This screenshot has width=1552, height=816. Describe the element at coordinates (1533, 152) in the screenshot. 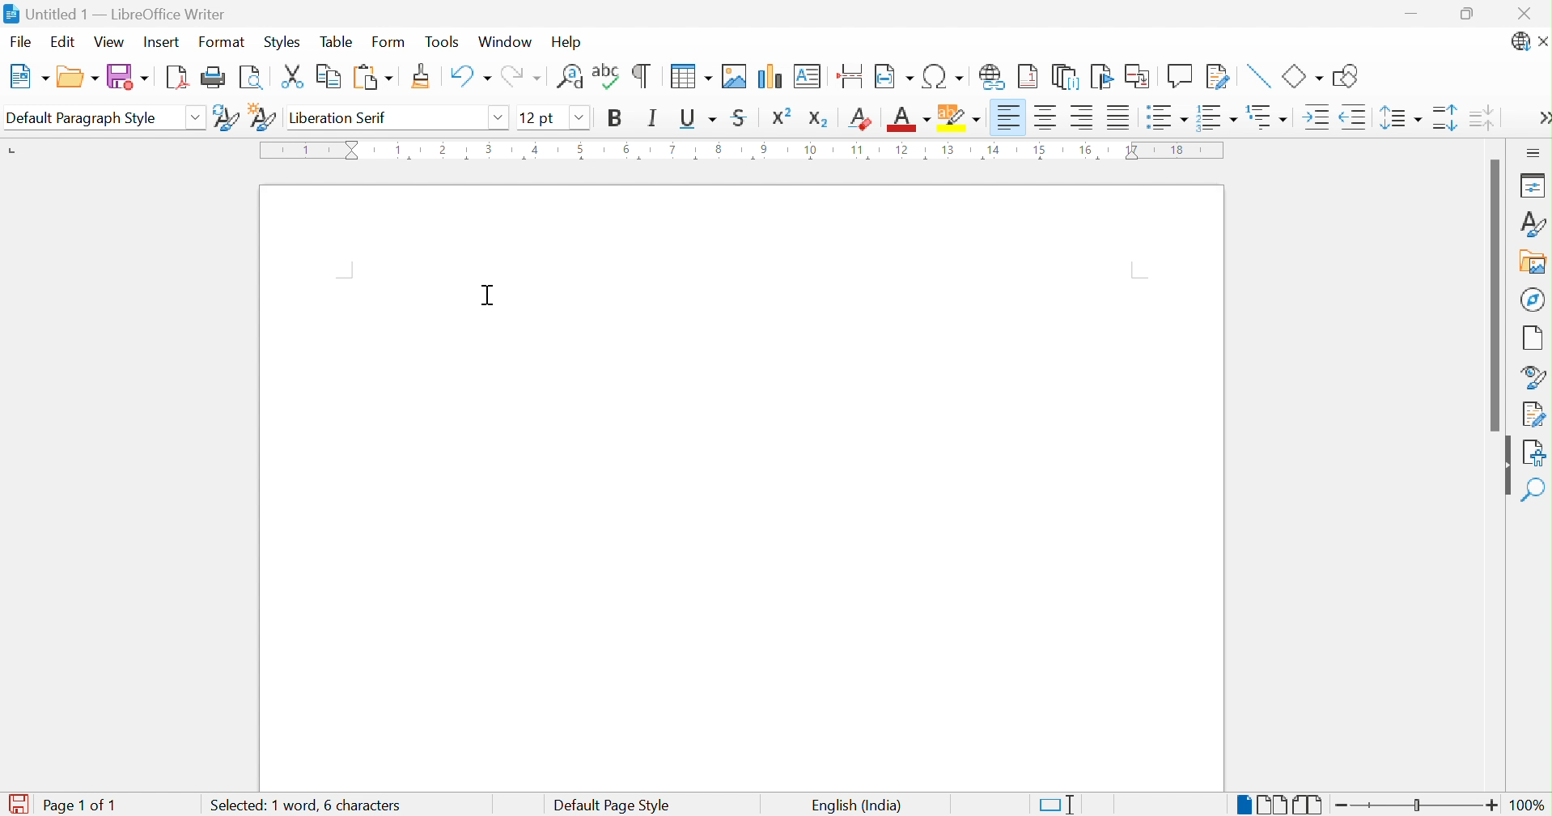

I see `Sidebar Settings` at that location.